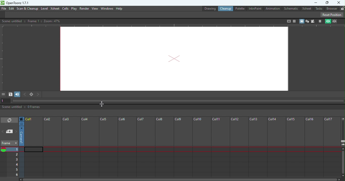  I want to click on Maximize, so click(327, 3).